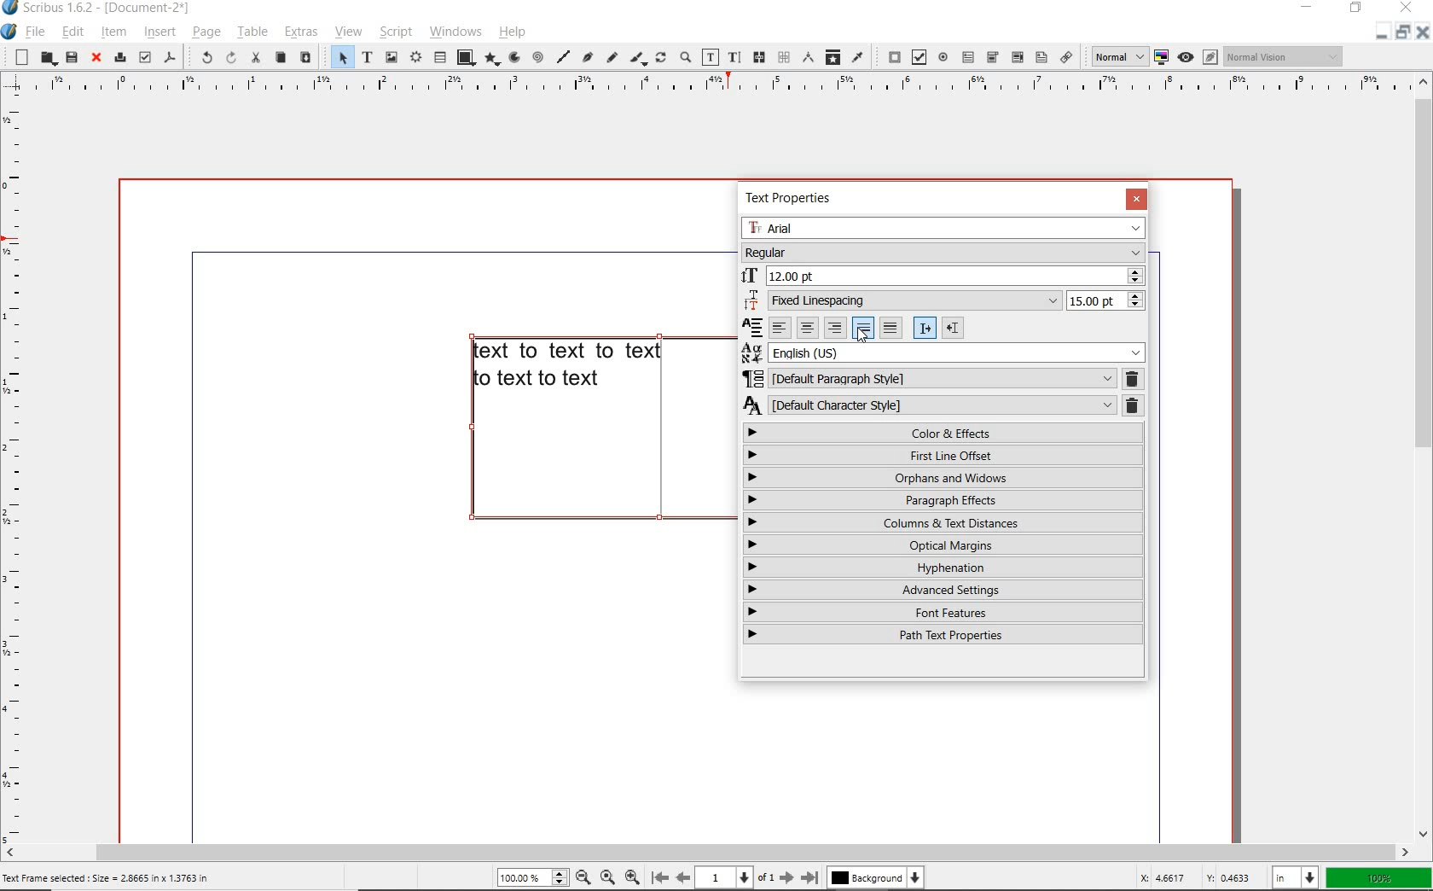 Image resolution: width=1433 pixels, height=891 pixels. I want to click on ADVANCED SETTINGS, so click(944, 590).